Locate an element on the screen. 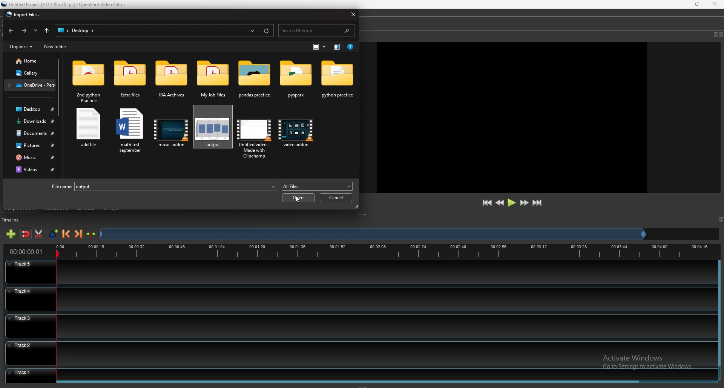 The height and width of the screenshot is (388, 724). gallery is located at coordinates (30, 73).